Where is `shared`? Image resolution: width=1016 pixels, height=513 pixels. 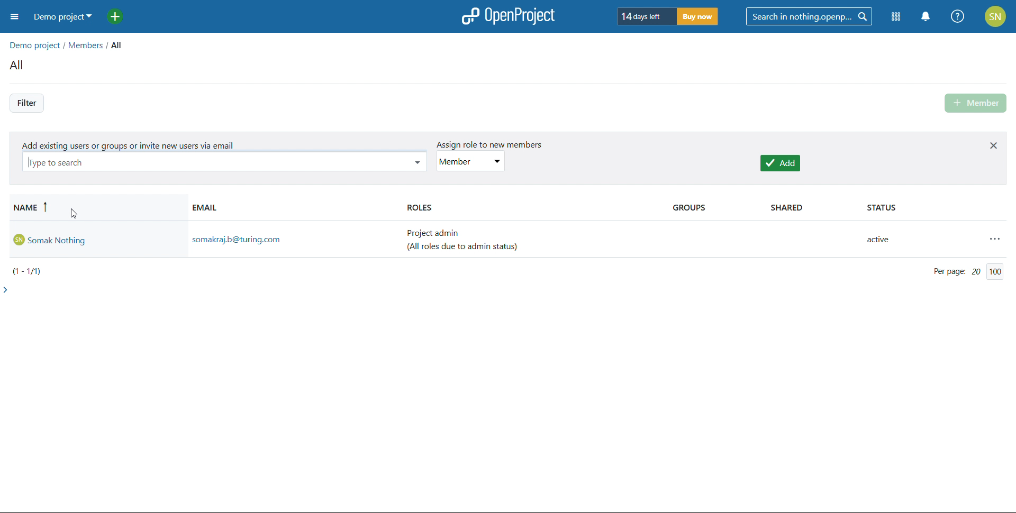 shared is located at coordinates (806, 208).